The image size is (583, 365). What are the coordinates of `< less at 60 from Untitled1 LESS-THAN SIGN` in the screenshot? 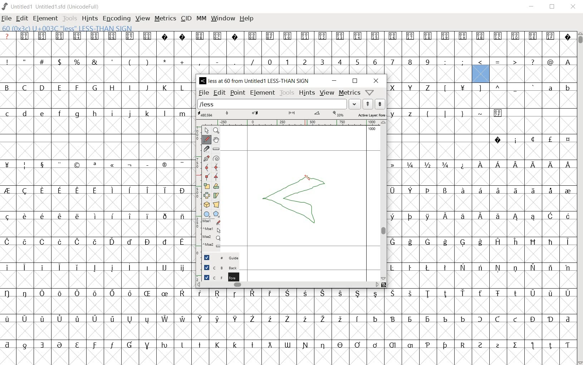 It's located at (256, 81).